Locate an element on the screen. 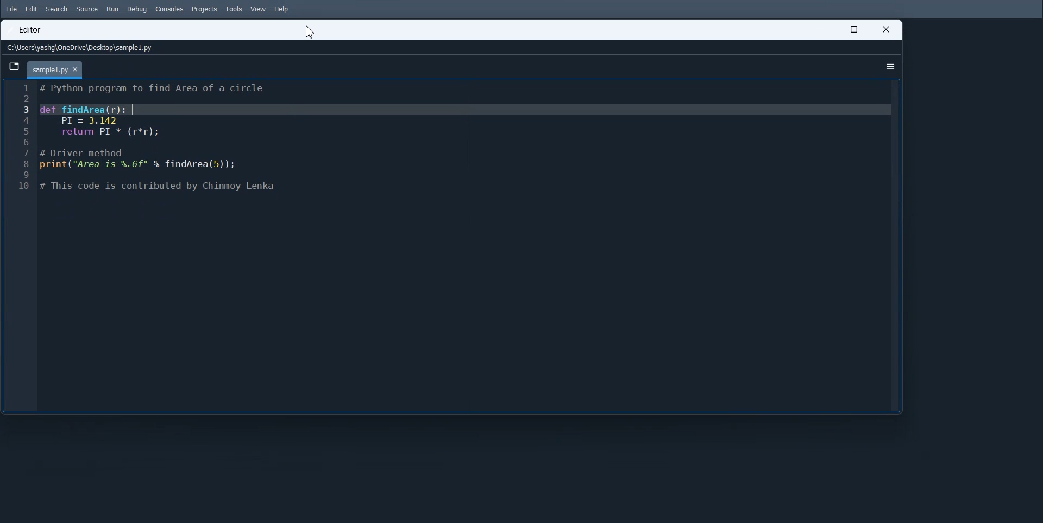 Image resolution: width=1043 pixels, height=523 pixels. Debug is located at coordinates (137, 9).